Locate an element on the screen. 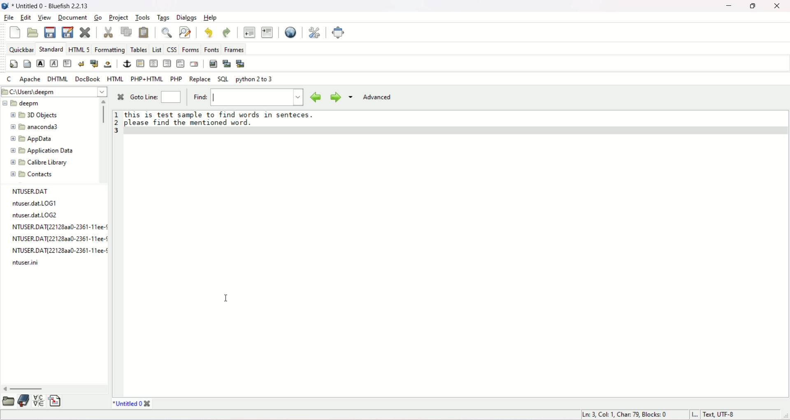  save as is located at coordinates (68, 31).